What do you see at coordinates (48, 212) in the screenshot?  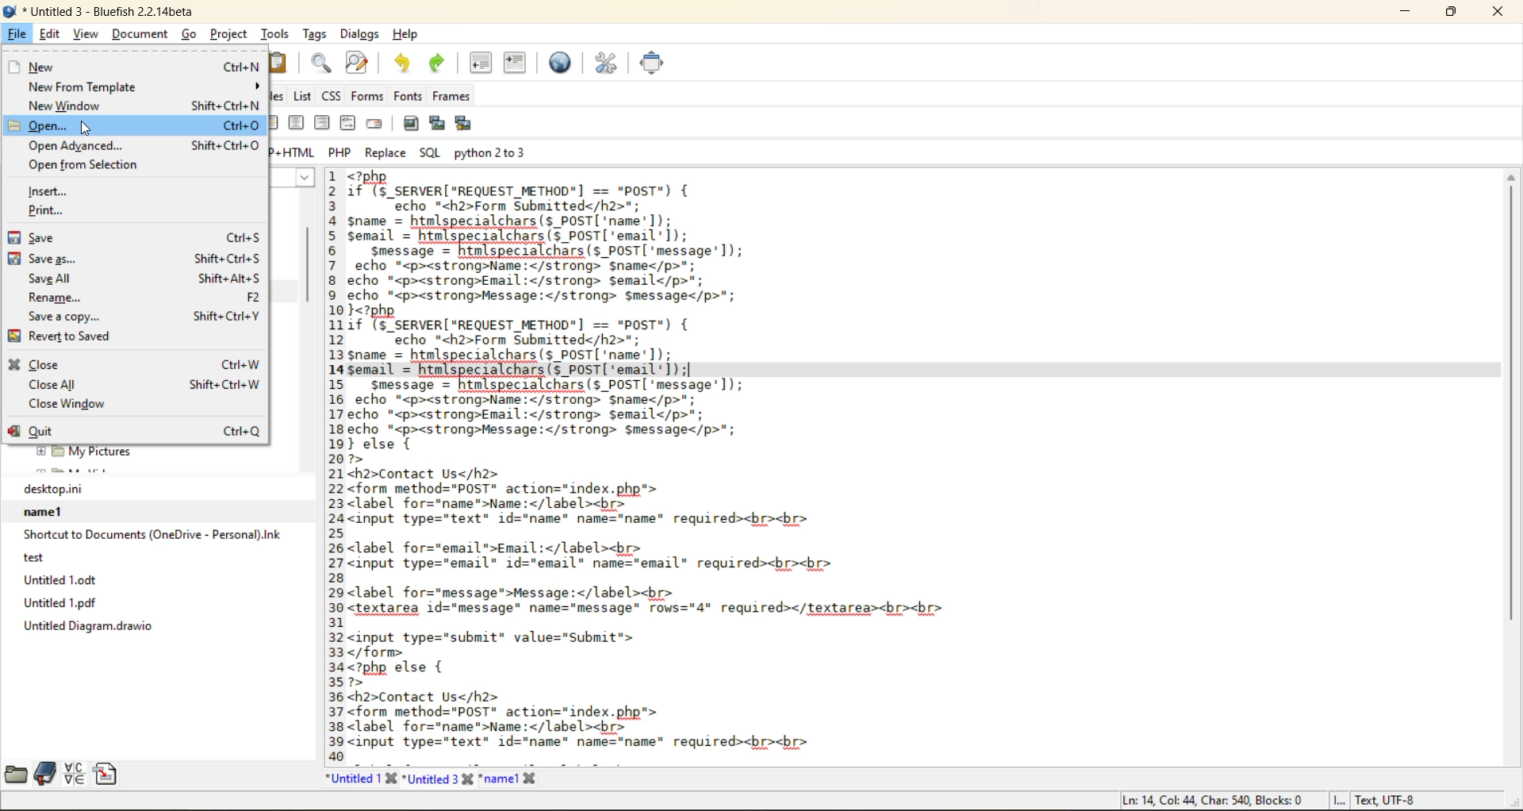 I see `print` at bounding box center [48, 212].